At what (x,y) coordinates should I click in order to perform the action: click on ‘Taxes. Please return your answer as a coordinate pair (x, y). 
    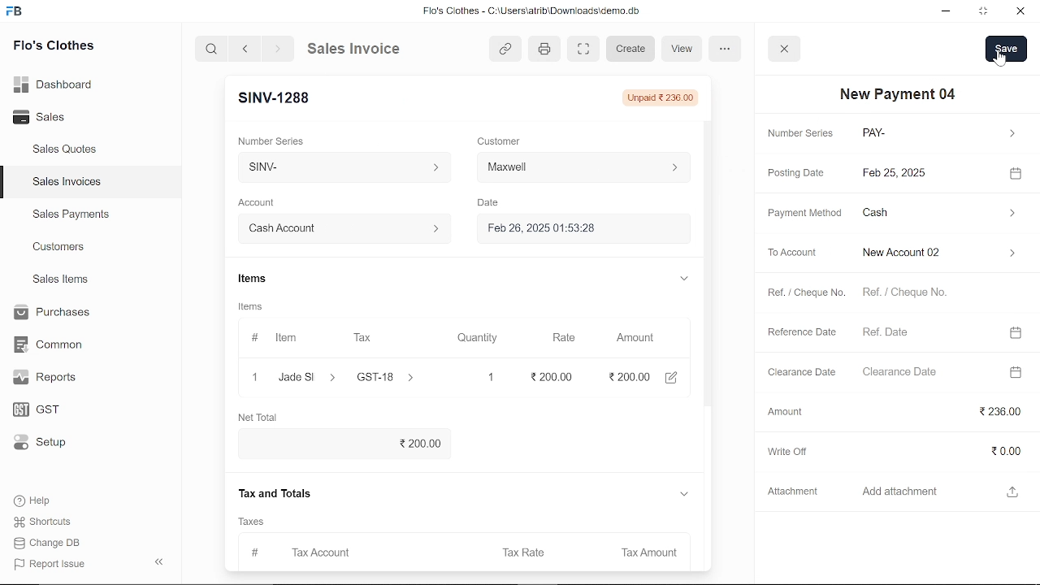
    Looking at the image, I should click on (255, 520).